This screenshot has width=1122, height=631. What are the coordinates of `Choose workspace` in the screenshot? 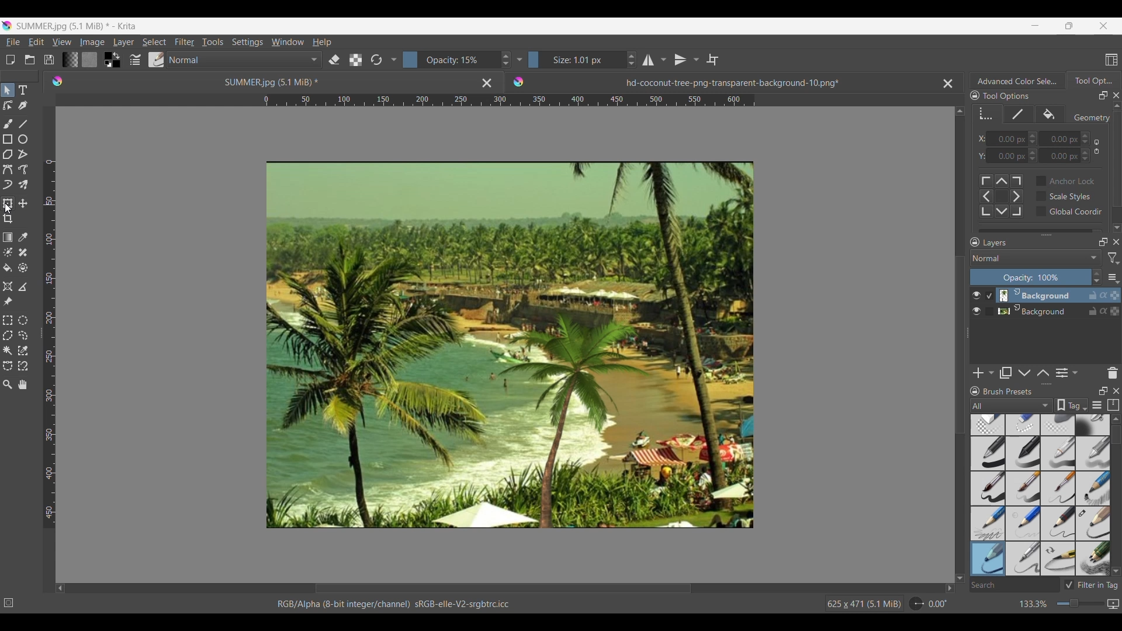 It's located at (1111, 60).